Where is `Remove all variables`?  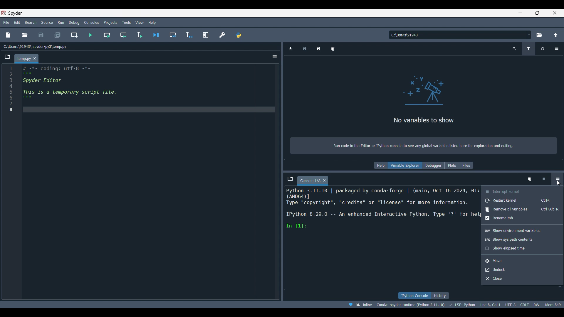
Remove all variables is located at coordinates (333, 49).